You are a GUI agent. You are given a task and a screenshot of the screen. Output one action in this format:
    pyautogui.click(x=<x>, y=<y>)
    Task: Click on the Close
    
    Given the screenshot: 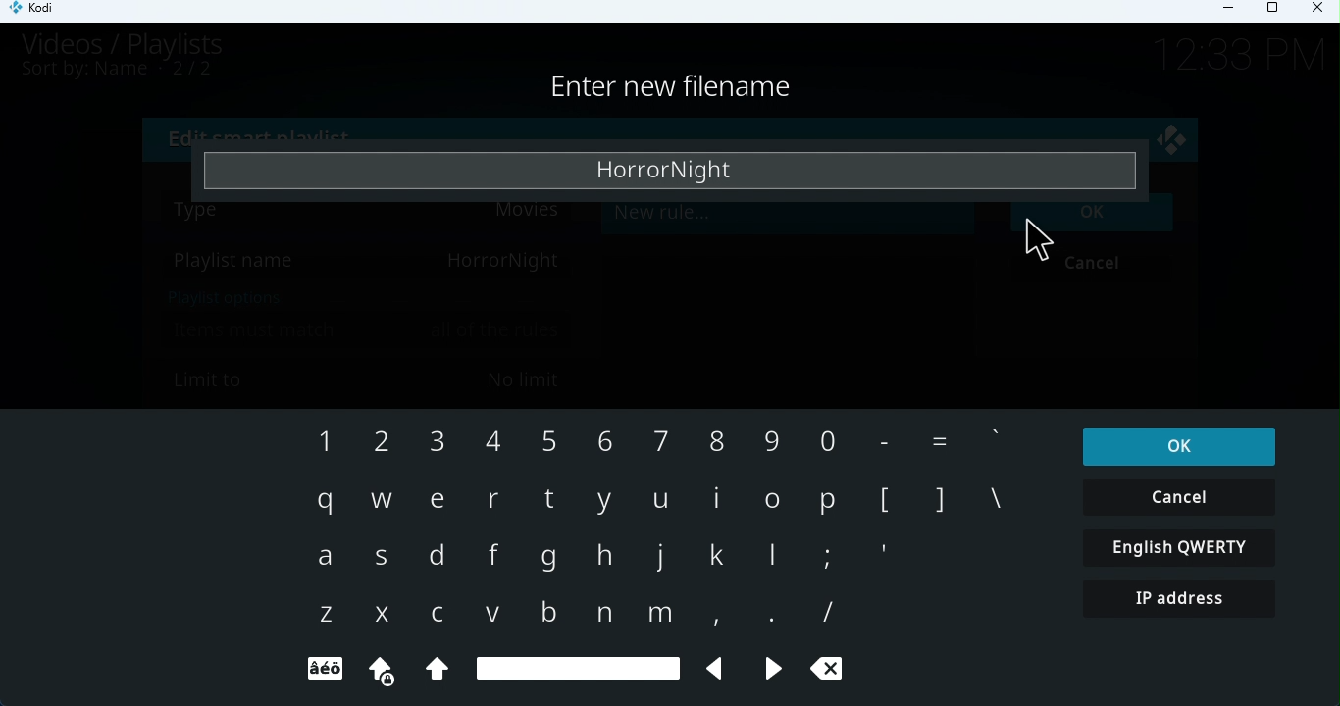 What is the action you would take?
    pyautogui.click(x=1320, y=12)
    